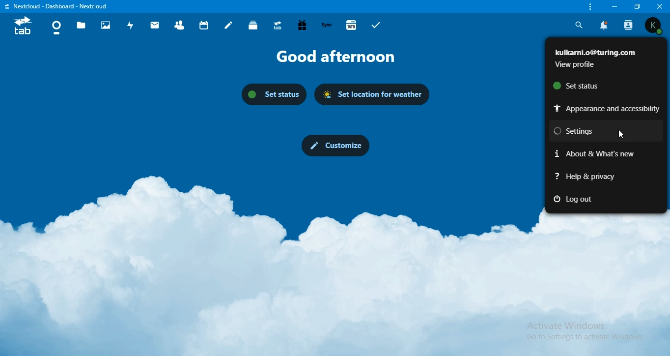 The width and height of the screenshot is (670, 356). Describe the element at coordinates (635, 6) in the screenshot. I see `restore window` at that location.